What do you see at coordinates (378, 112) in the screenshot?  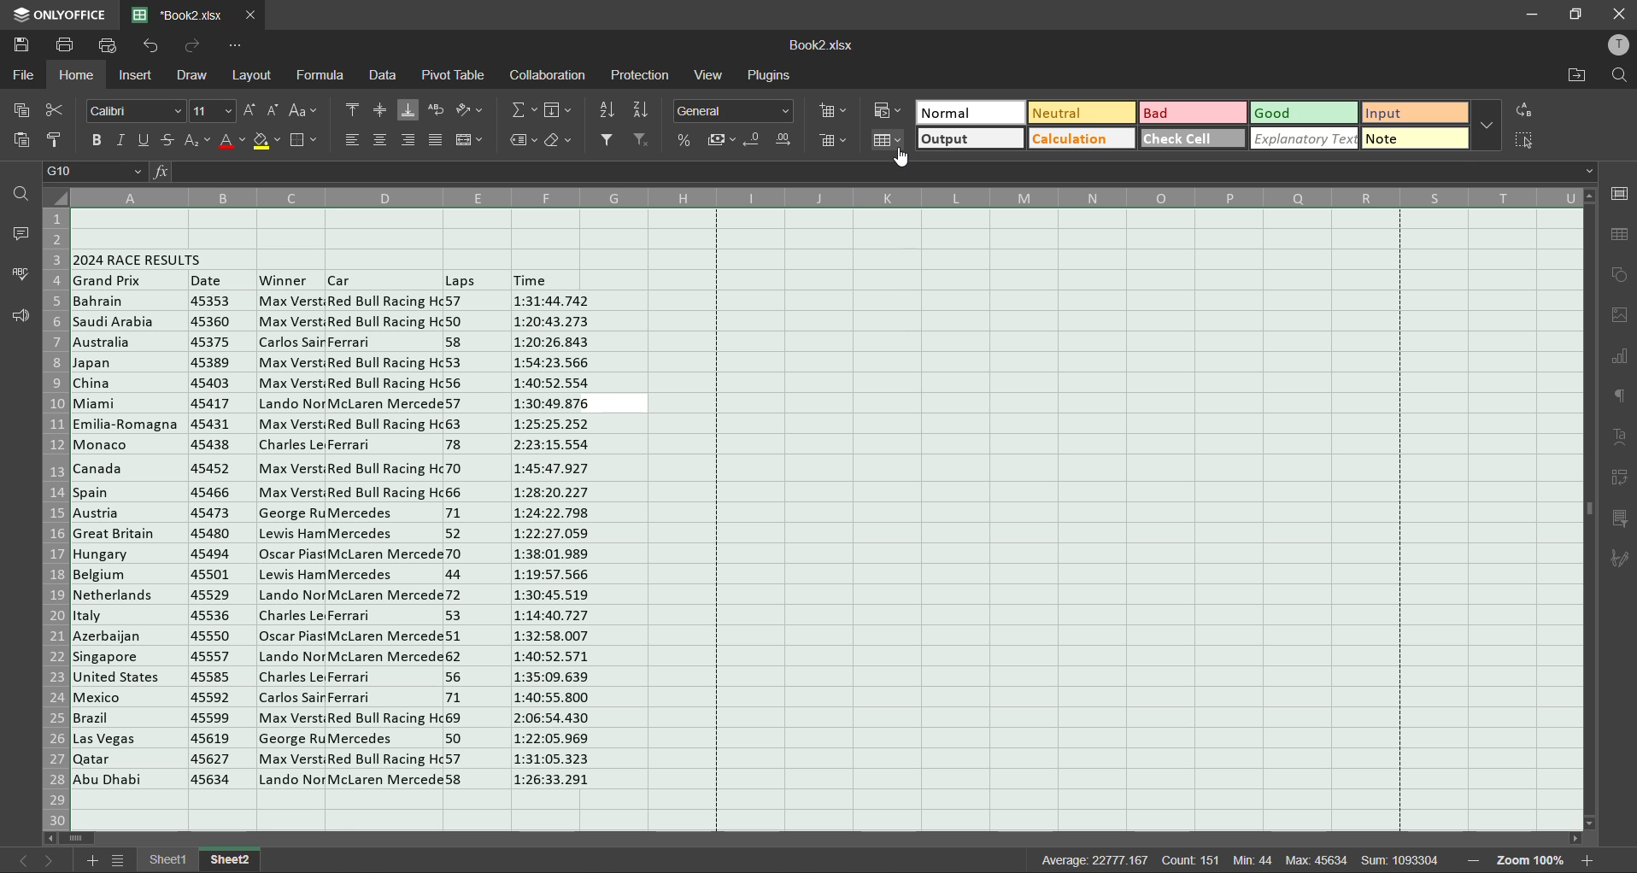 I see `align middle` at bounding box center [378, 112].